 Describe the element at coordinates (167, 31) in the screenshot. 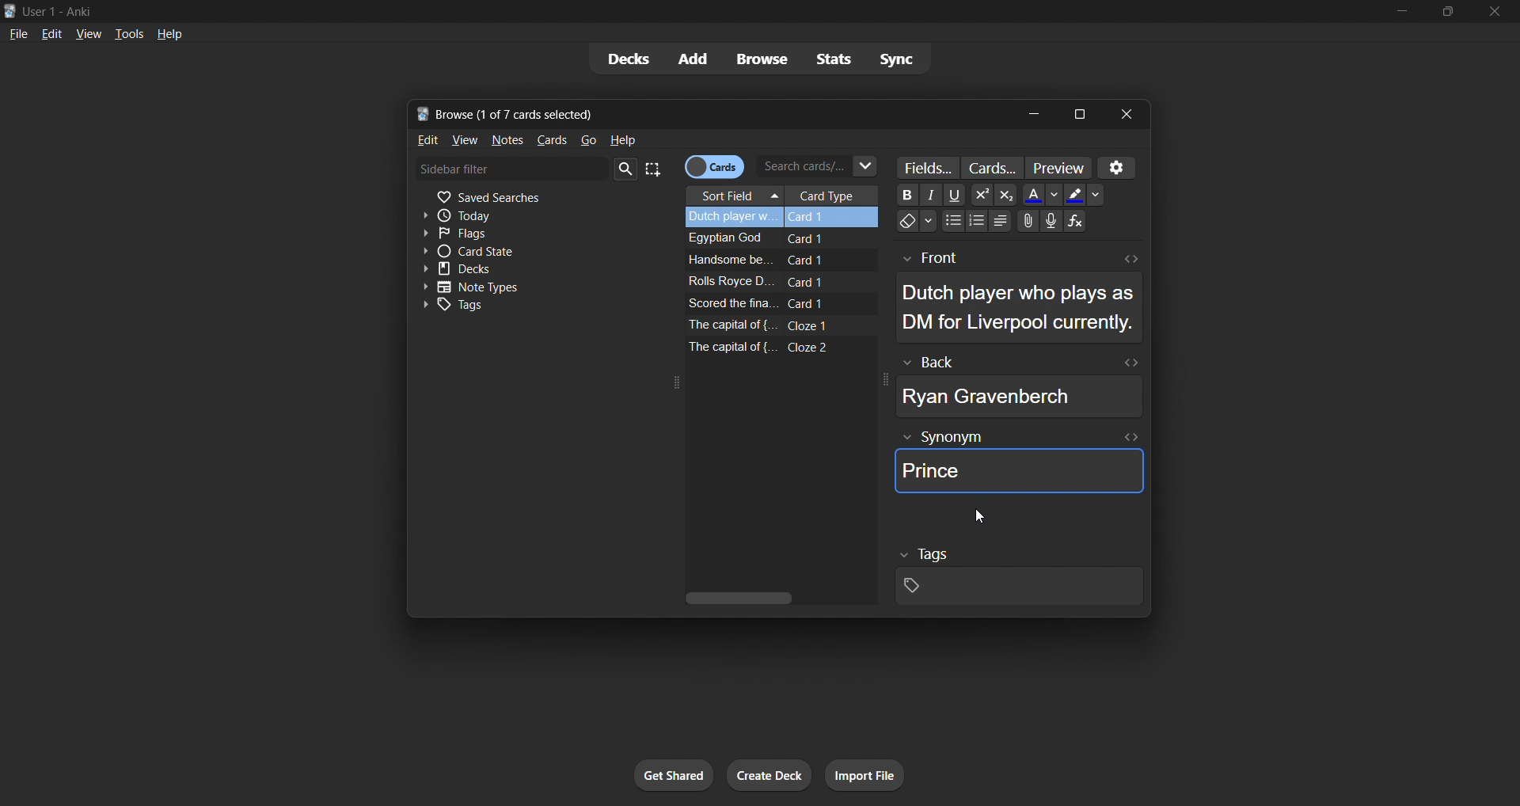

I see `help` at that location.